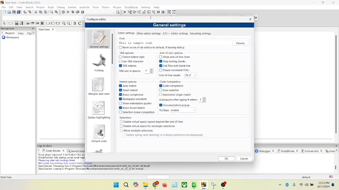 The width and height of the screenshot is (339, 190). What do you see at coordinates (116, 185) in the screenshot?
I see `windows` at bounding box center [116, 185].